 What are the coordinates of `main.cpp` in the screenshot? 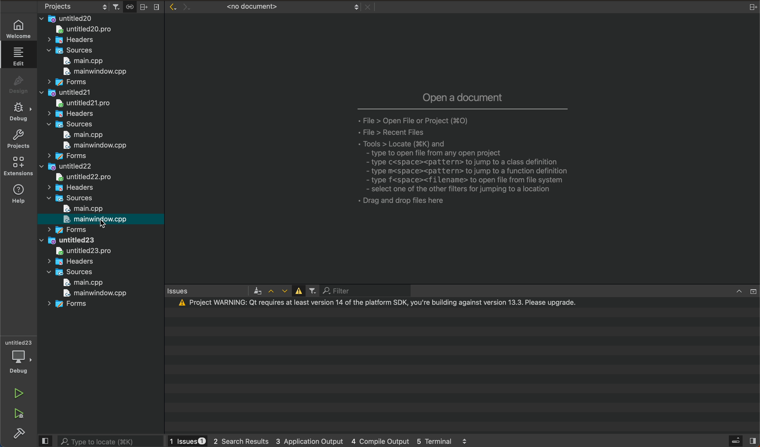 It's located at (85, 61).